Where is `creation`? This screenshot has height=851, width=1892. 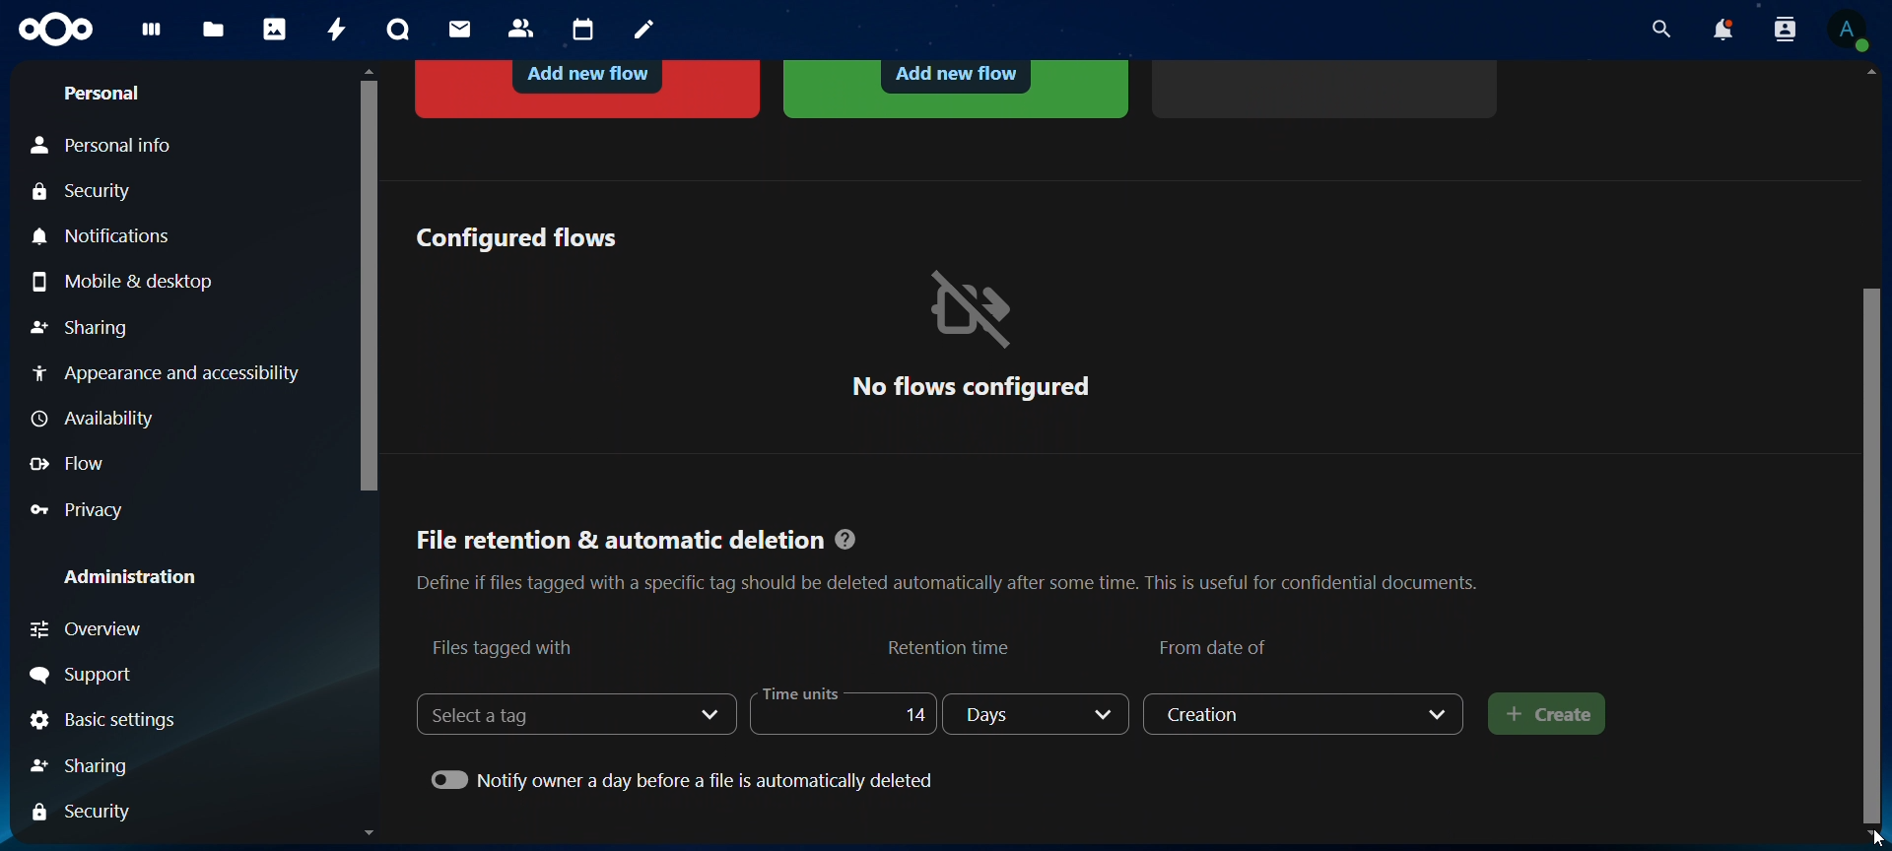
creation is located at coordinates (1306, 714).